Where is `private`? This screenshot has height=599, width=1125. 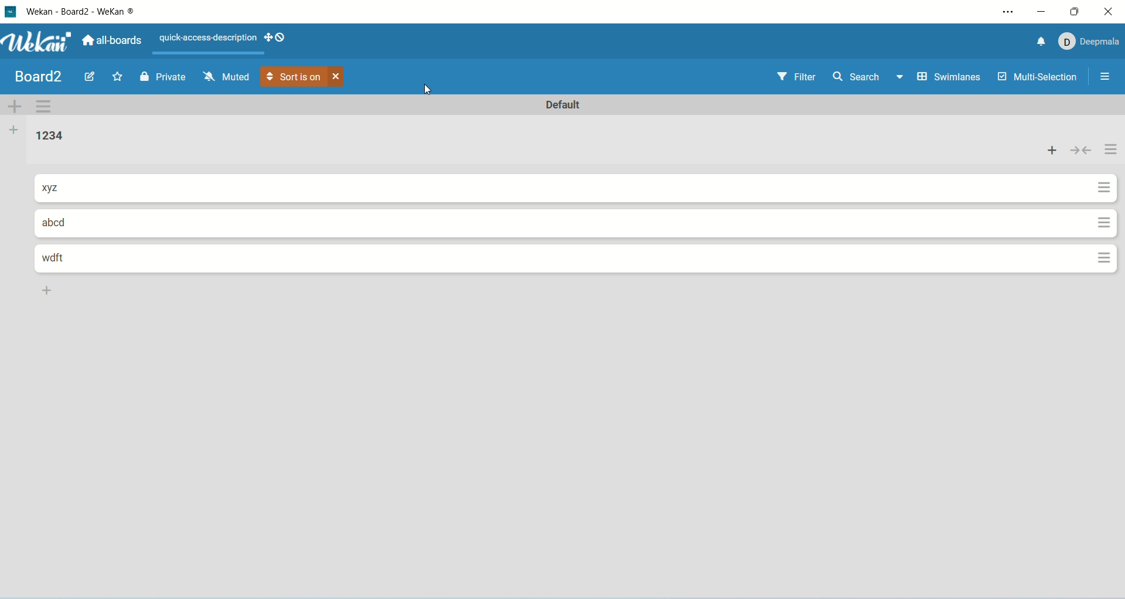
private is located at coordinates (163, 78).